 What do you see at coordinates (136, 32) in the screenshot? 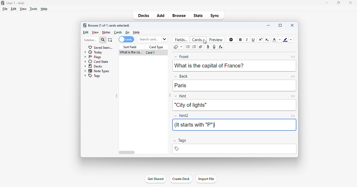
I see `help` at bounding box center [136, 32].